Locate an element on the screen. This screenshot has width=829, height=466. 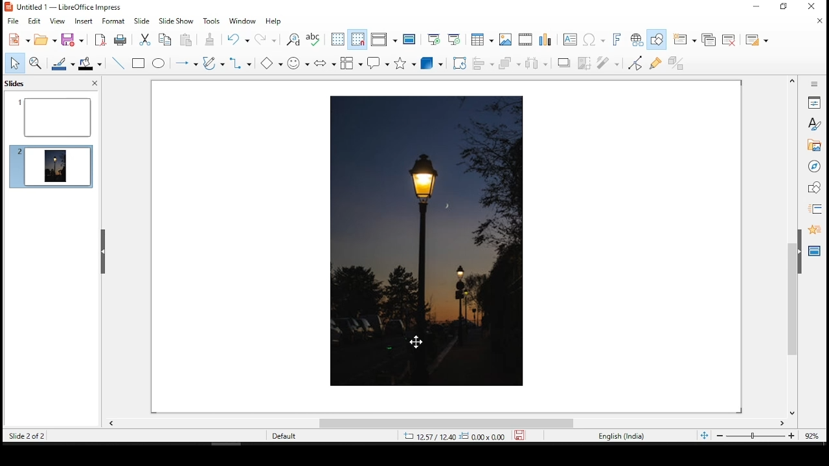
delete slide is located at coordinates (729, 38).